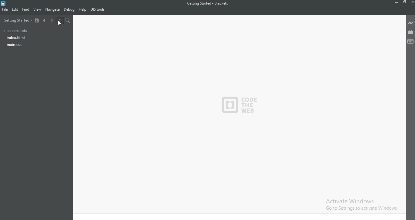 The image size is (415, 220). I want to click on Split the editor vertically or horizontally, so click(60, 21).